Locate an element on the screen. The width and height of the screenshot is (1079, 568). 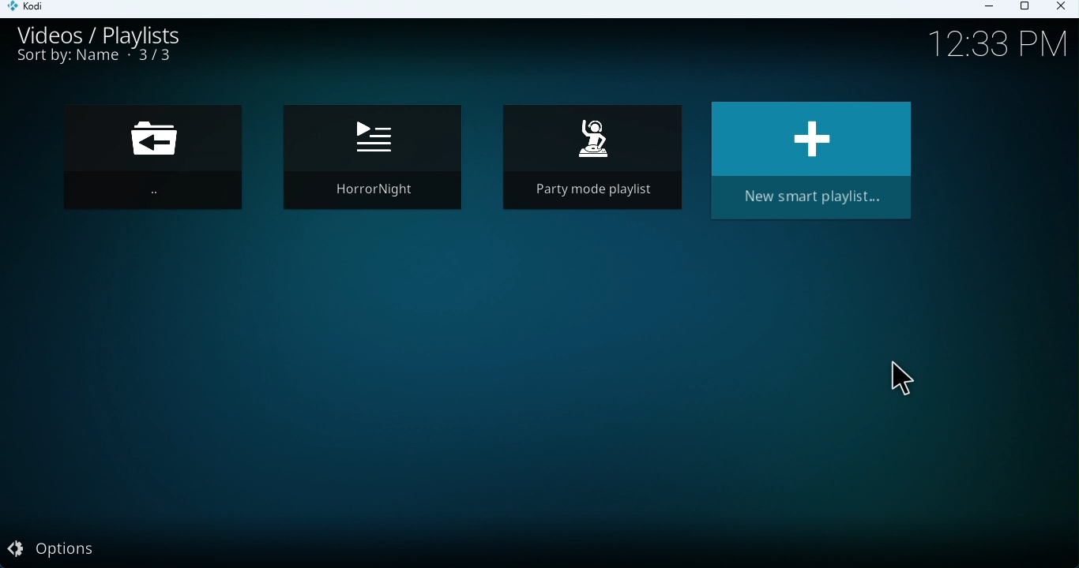
Browse is located at coordinates (158, 159).